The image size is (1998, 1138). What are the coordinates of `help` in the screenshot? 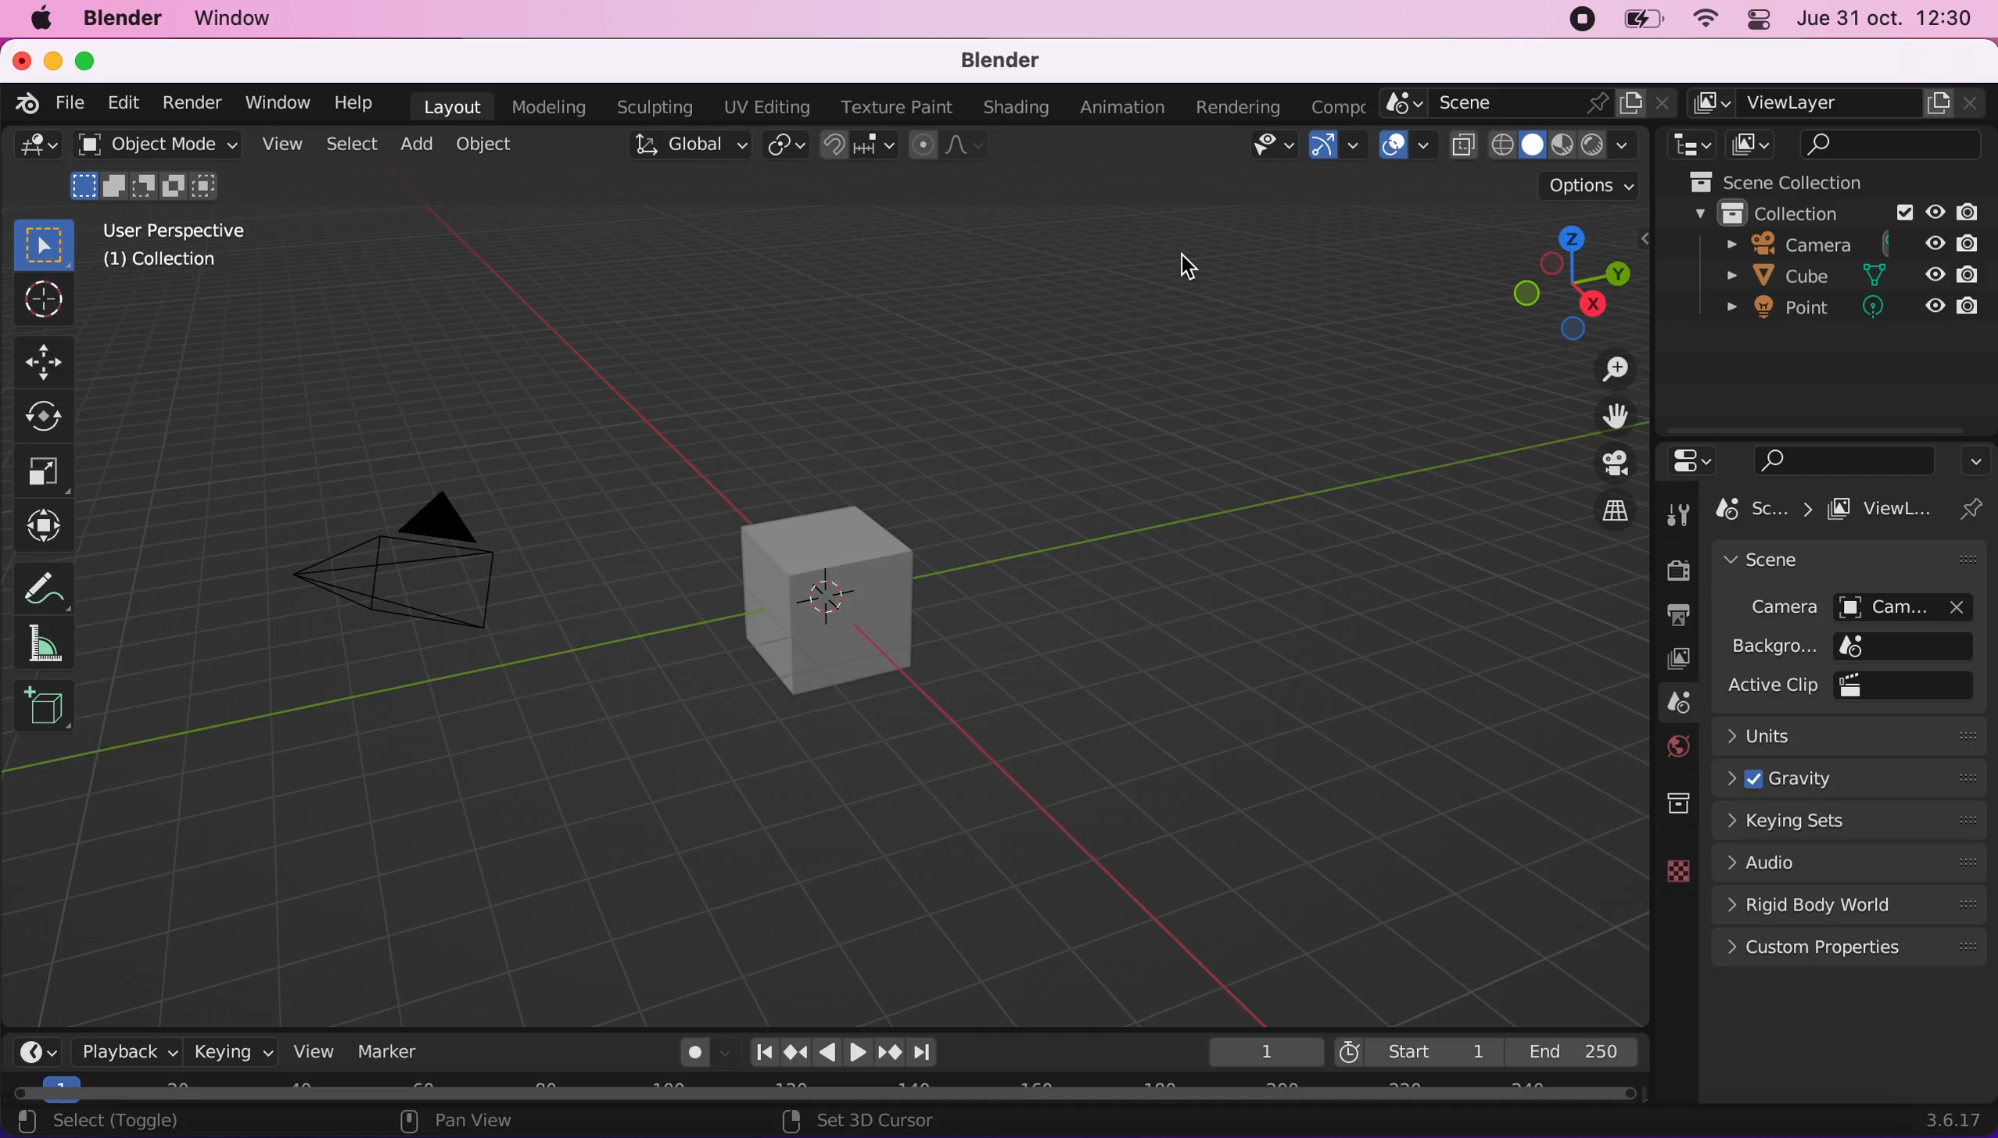 It's located at (357, 102).